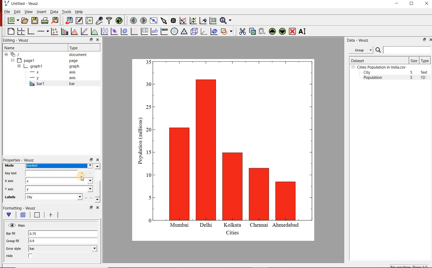 This screenshot has width=432, height=268. I want to click on plot key, so click(144, 31).